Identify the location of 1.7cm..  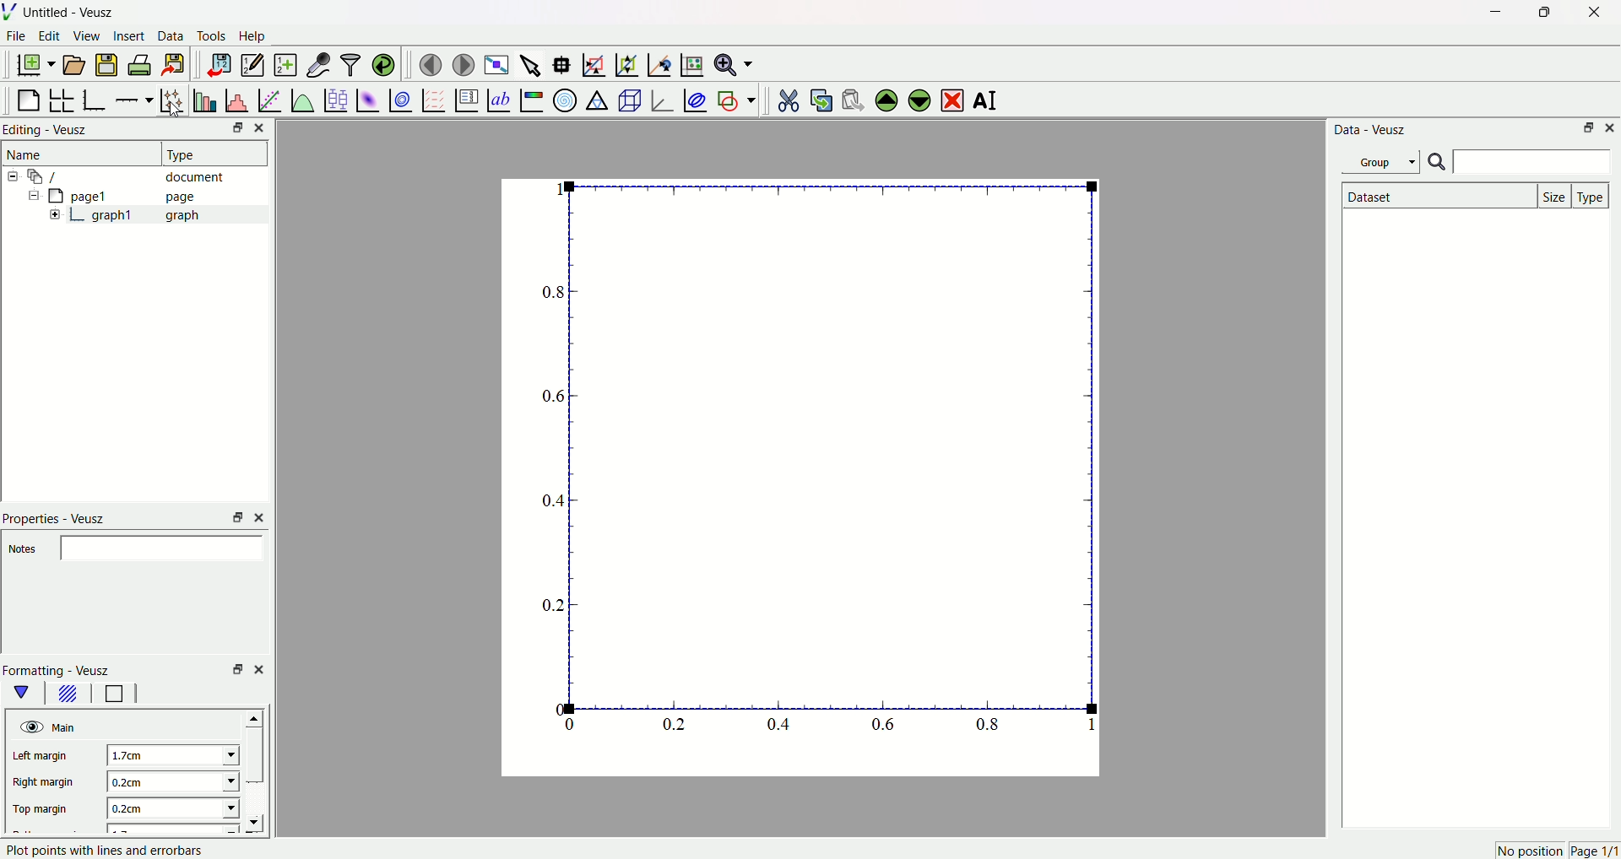
(167, 754).